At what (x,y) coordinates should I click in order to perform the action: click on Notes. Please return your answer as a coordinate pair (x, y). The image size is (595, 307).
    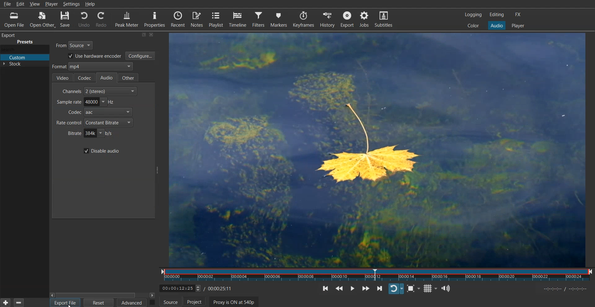
    Looking at the image, I should click on (197, 19).